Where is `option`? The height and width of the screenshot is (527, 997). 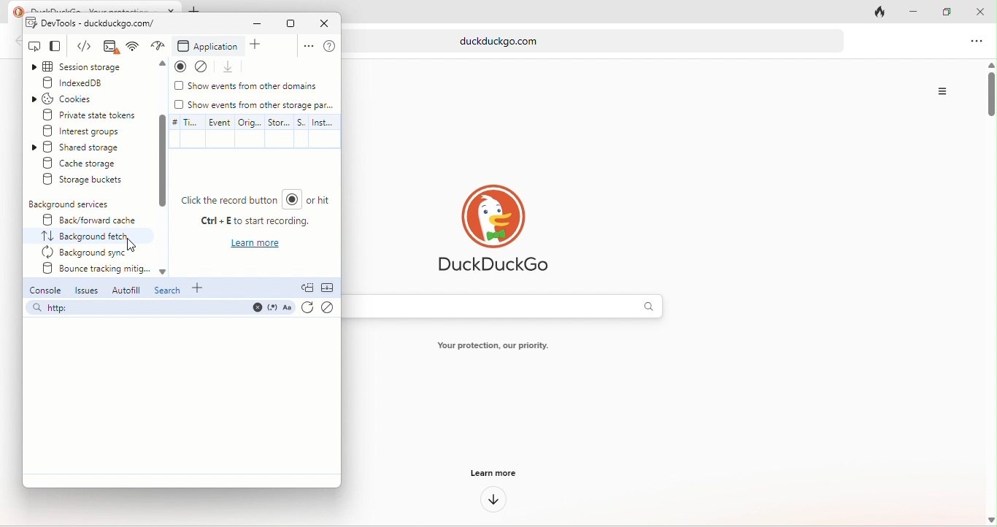 option is located at coordinates (306, 47).